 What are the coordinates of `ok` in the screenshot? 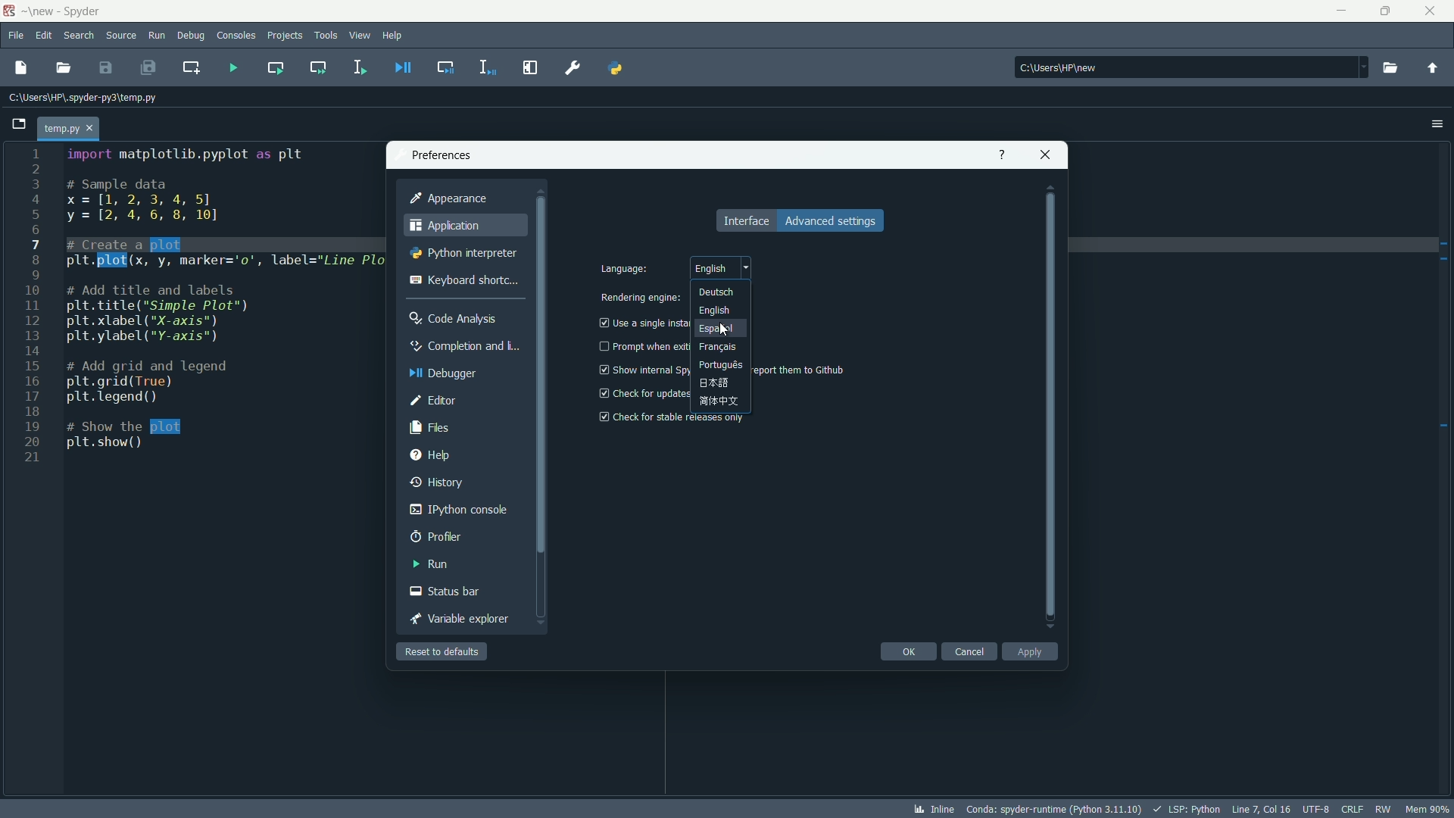 It's located at (907, 652).